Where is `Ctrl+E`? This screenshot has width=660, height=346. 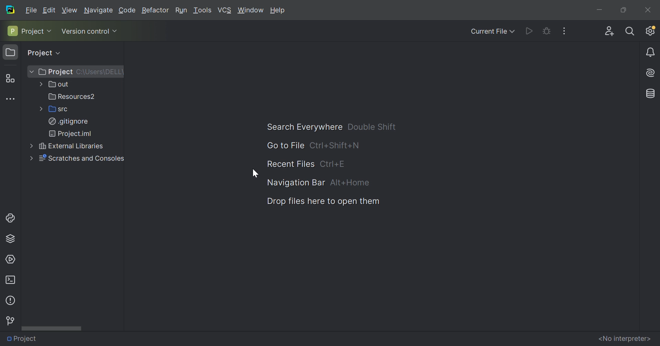 Ctrl+E is located at coordinates (333, 164).